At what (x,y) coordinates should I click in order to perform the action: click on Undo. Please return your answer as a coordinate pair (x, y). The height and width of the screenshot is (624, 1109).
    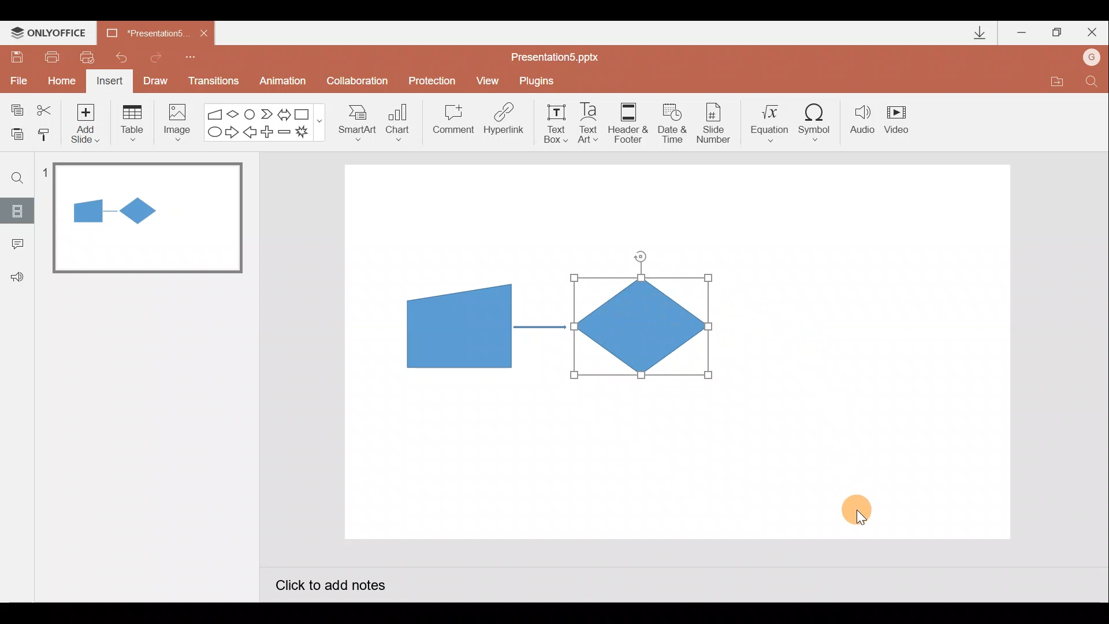
    Looking at the image, I should click on (124, 57).